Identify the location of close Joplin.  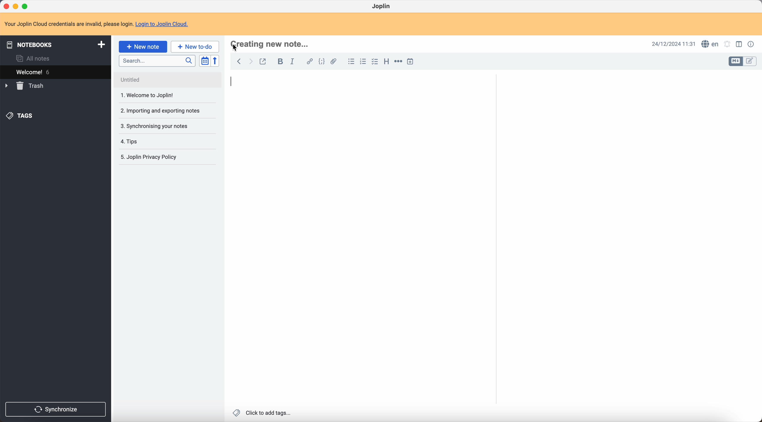
(6, 6).